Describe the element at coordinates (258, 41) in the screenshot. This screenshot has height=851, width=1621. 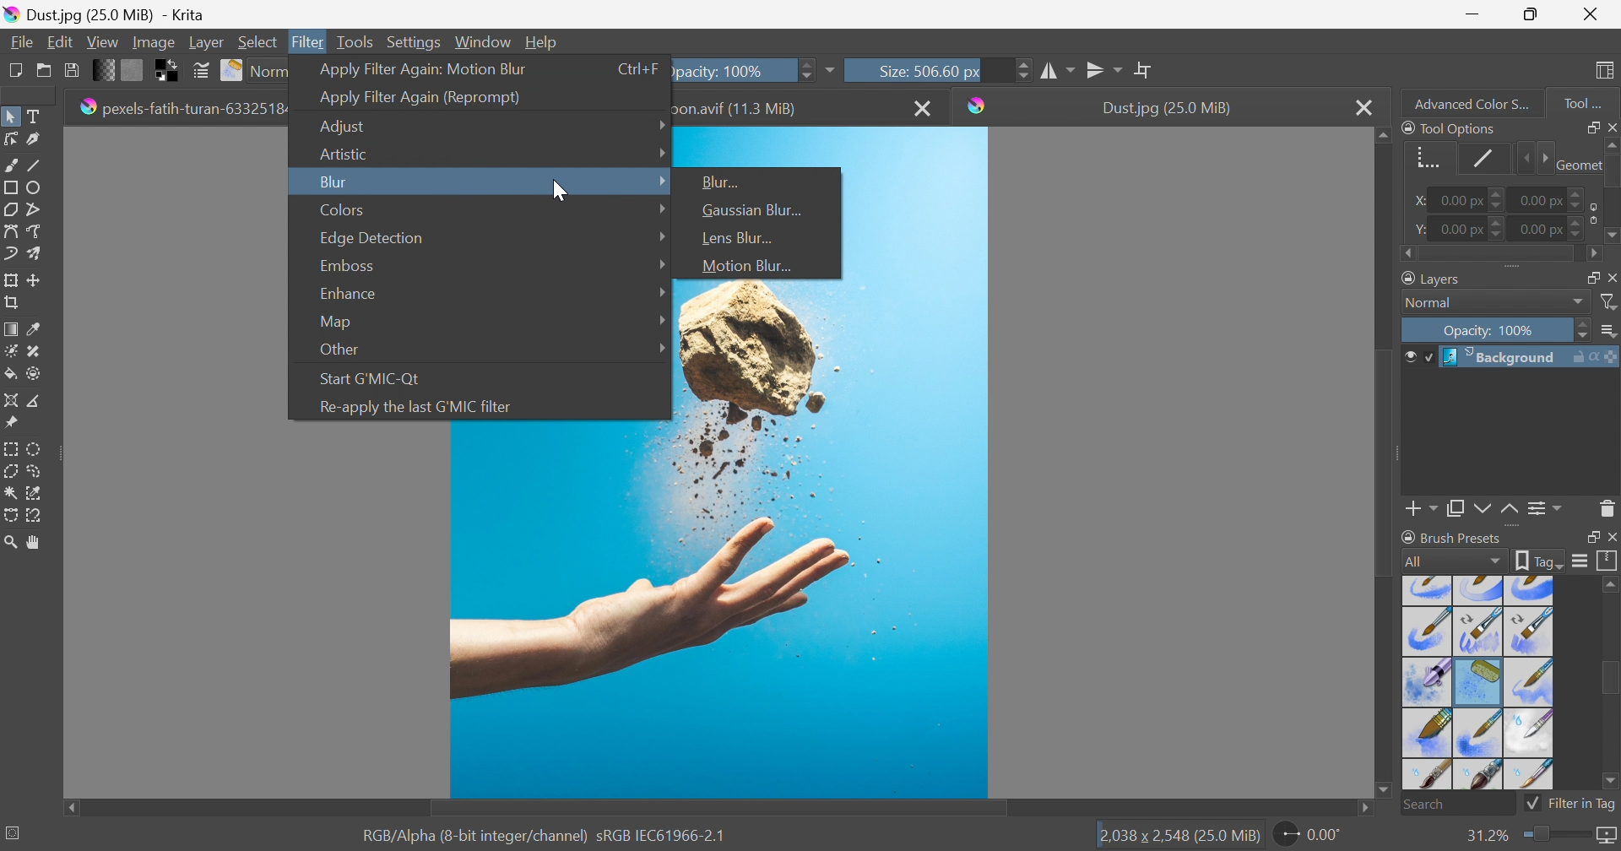
I see `Select` at that location.